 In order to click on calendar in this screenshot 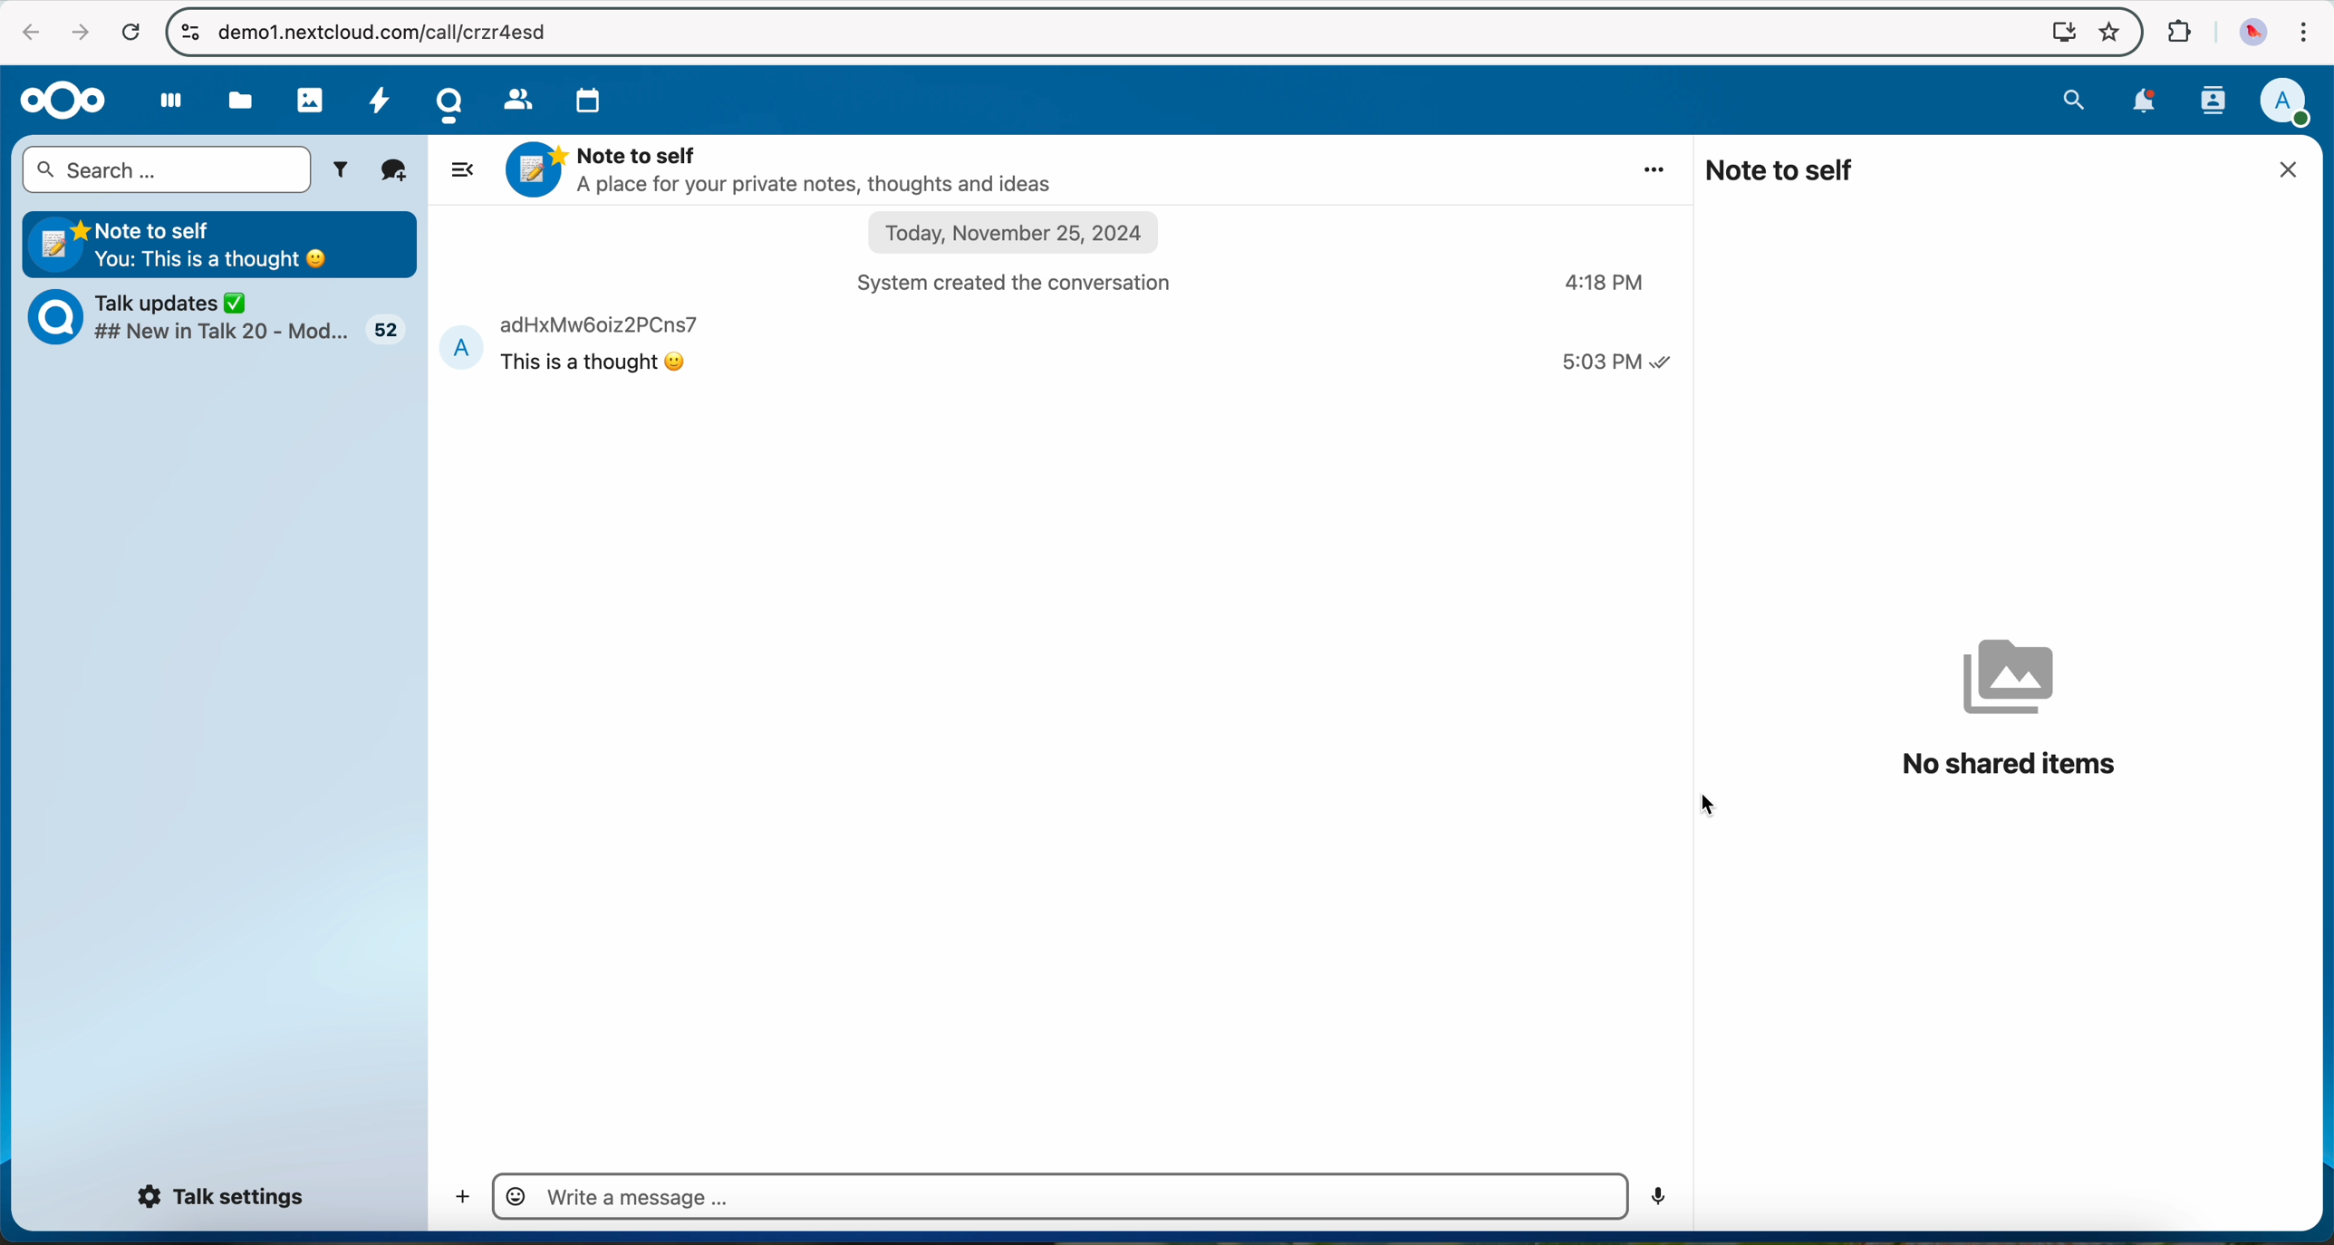, I will do `click(592, 100)`.